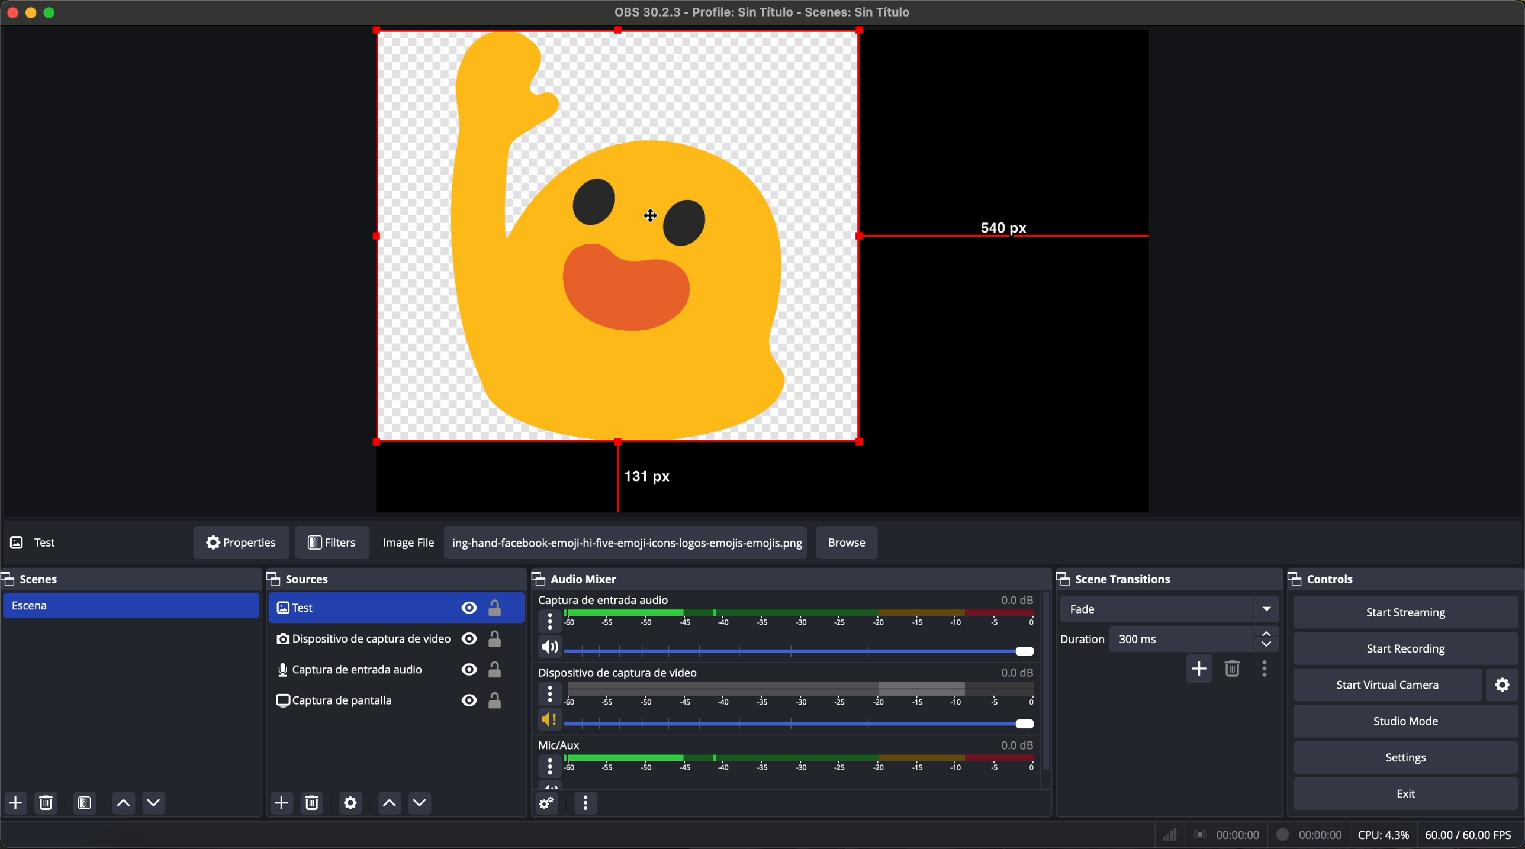 This screenshot has width=1525, height=849. What do you see at coordinates (388, 671) in the screenshot?
I see `screenshot` at bounding box center [388, 671].